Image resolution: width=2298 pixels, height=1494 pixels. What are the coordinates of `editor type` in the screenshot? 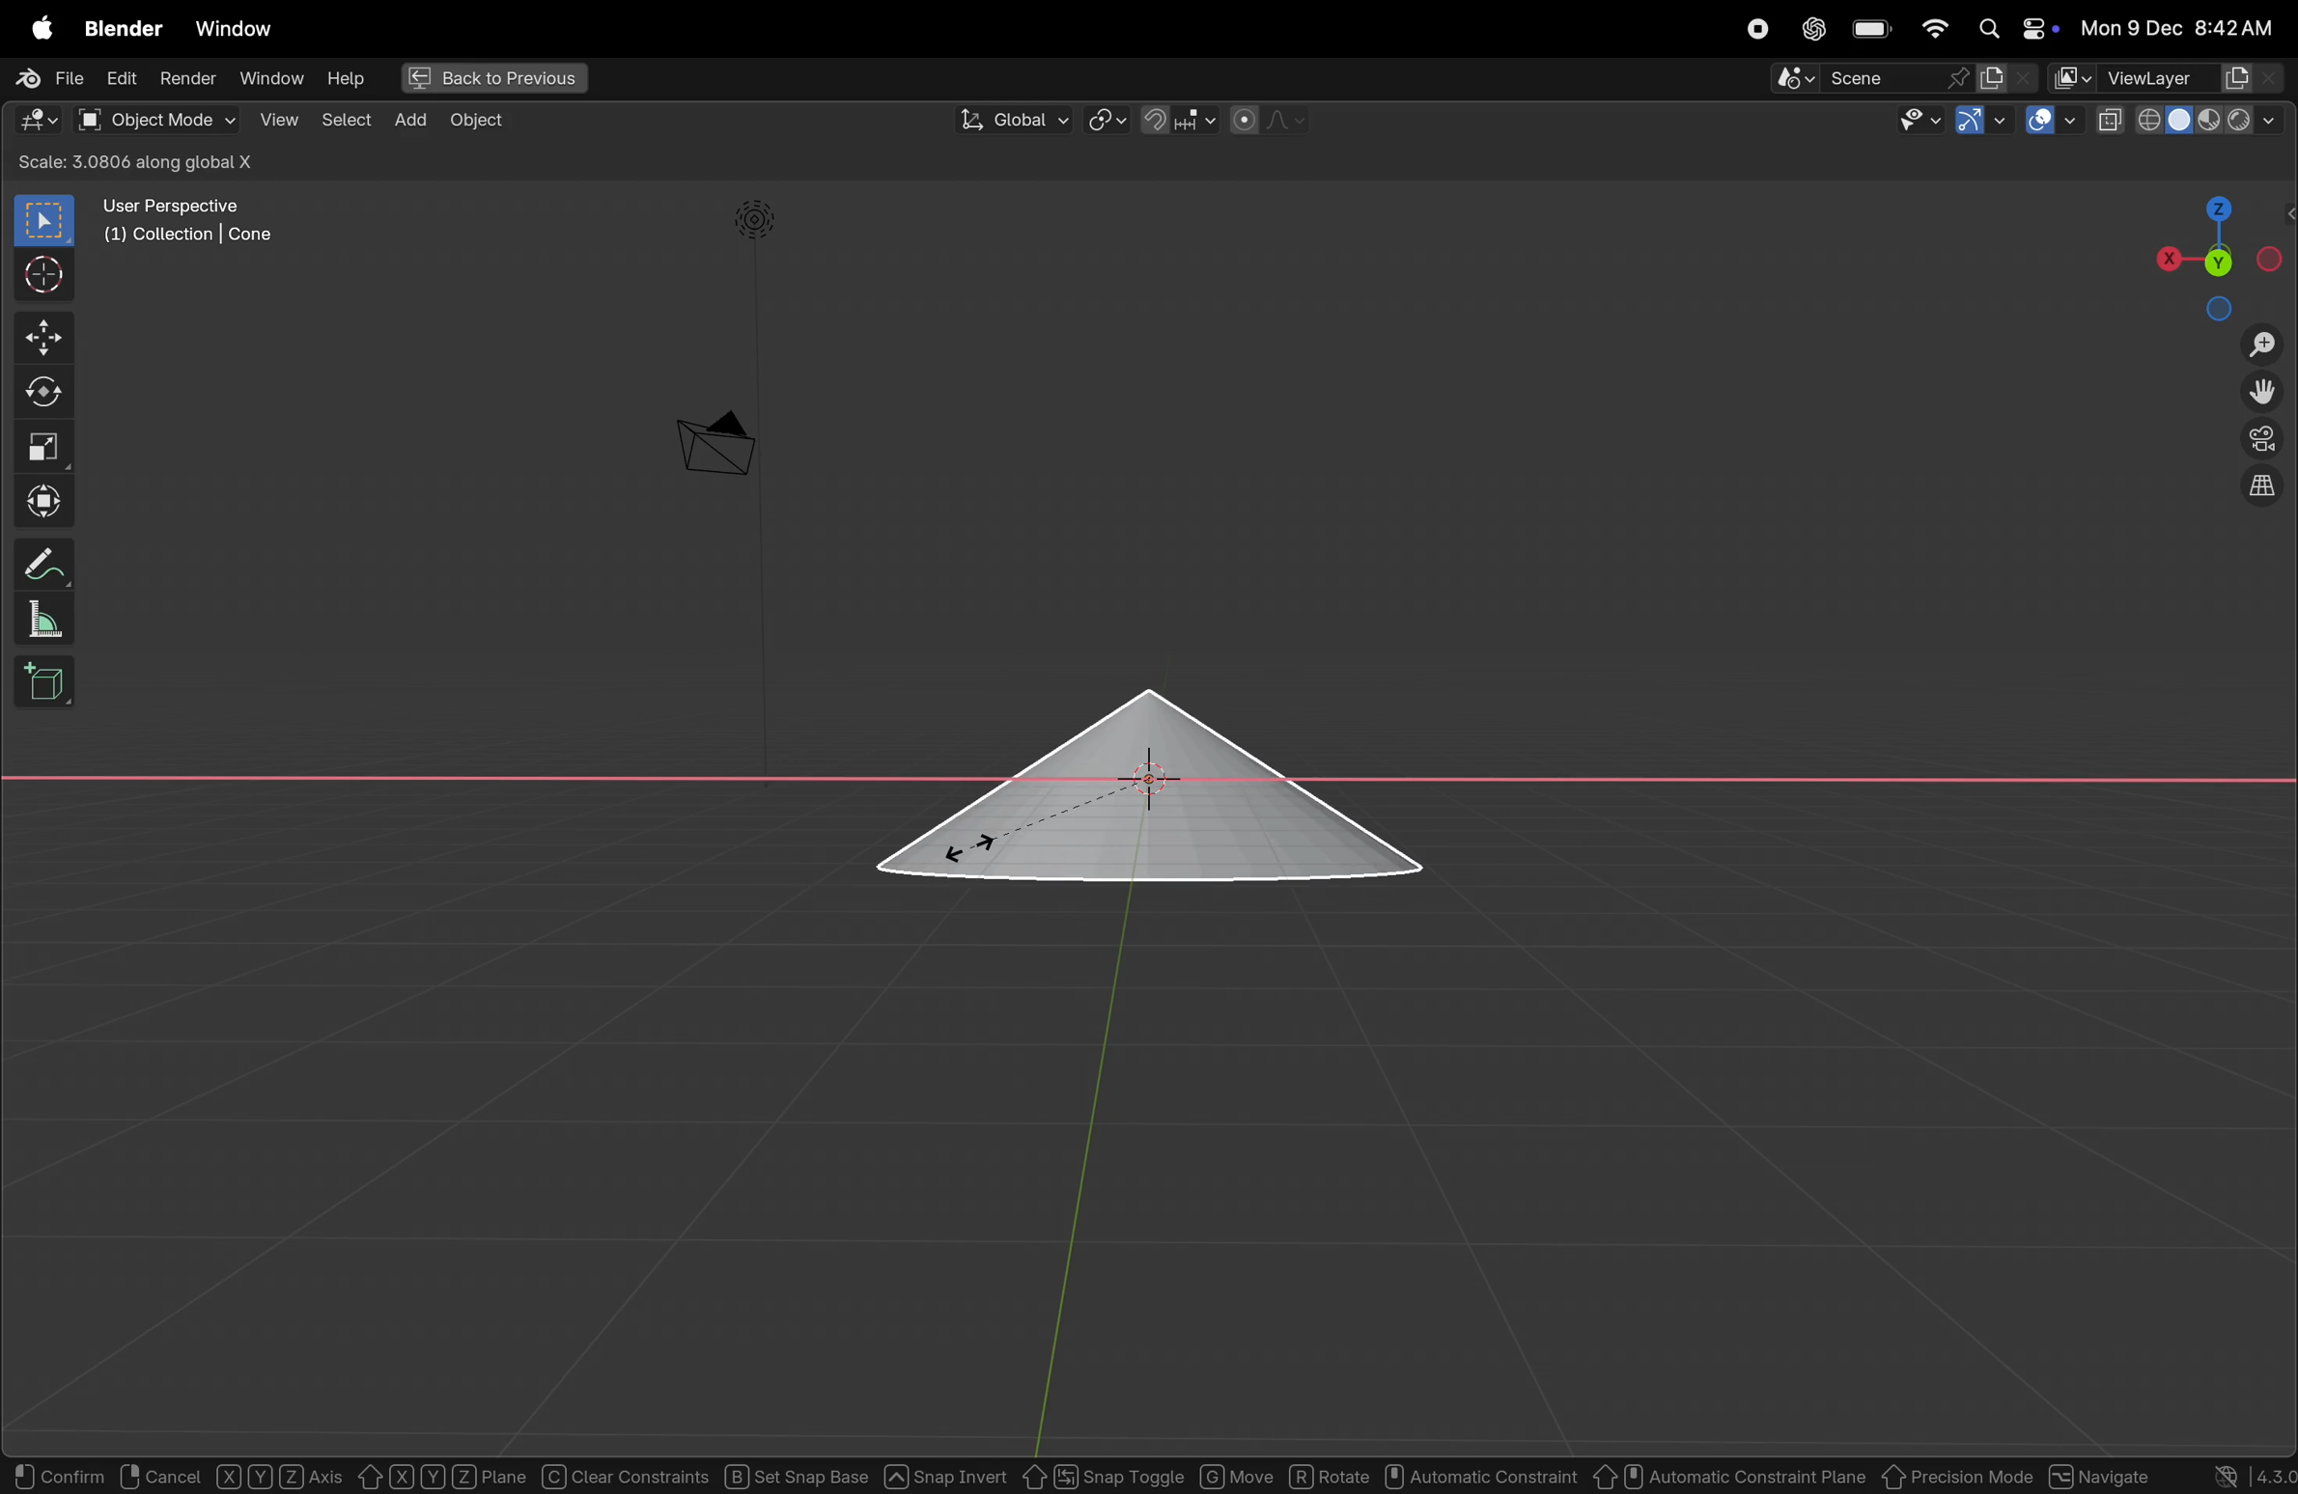 It's located at (38, 117).